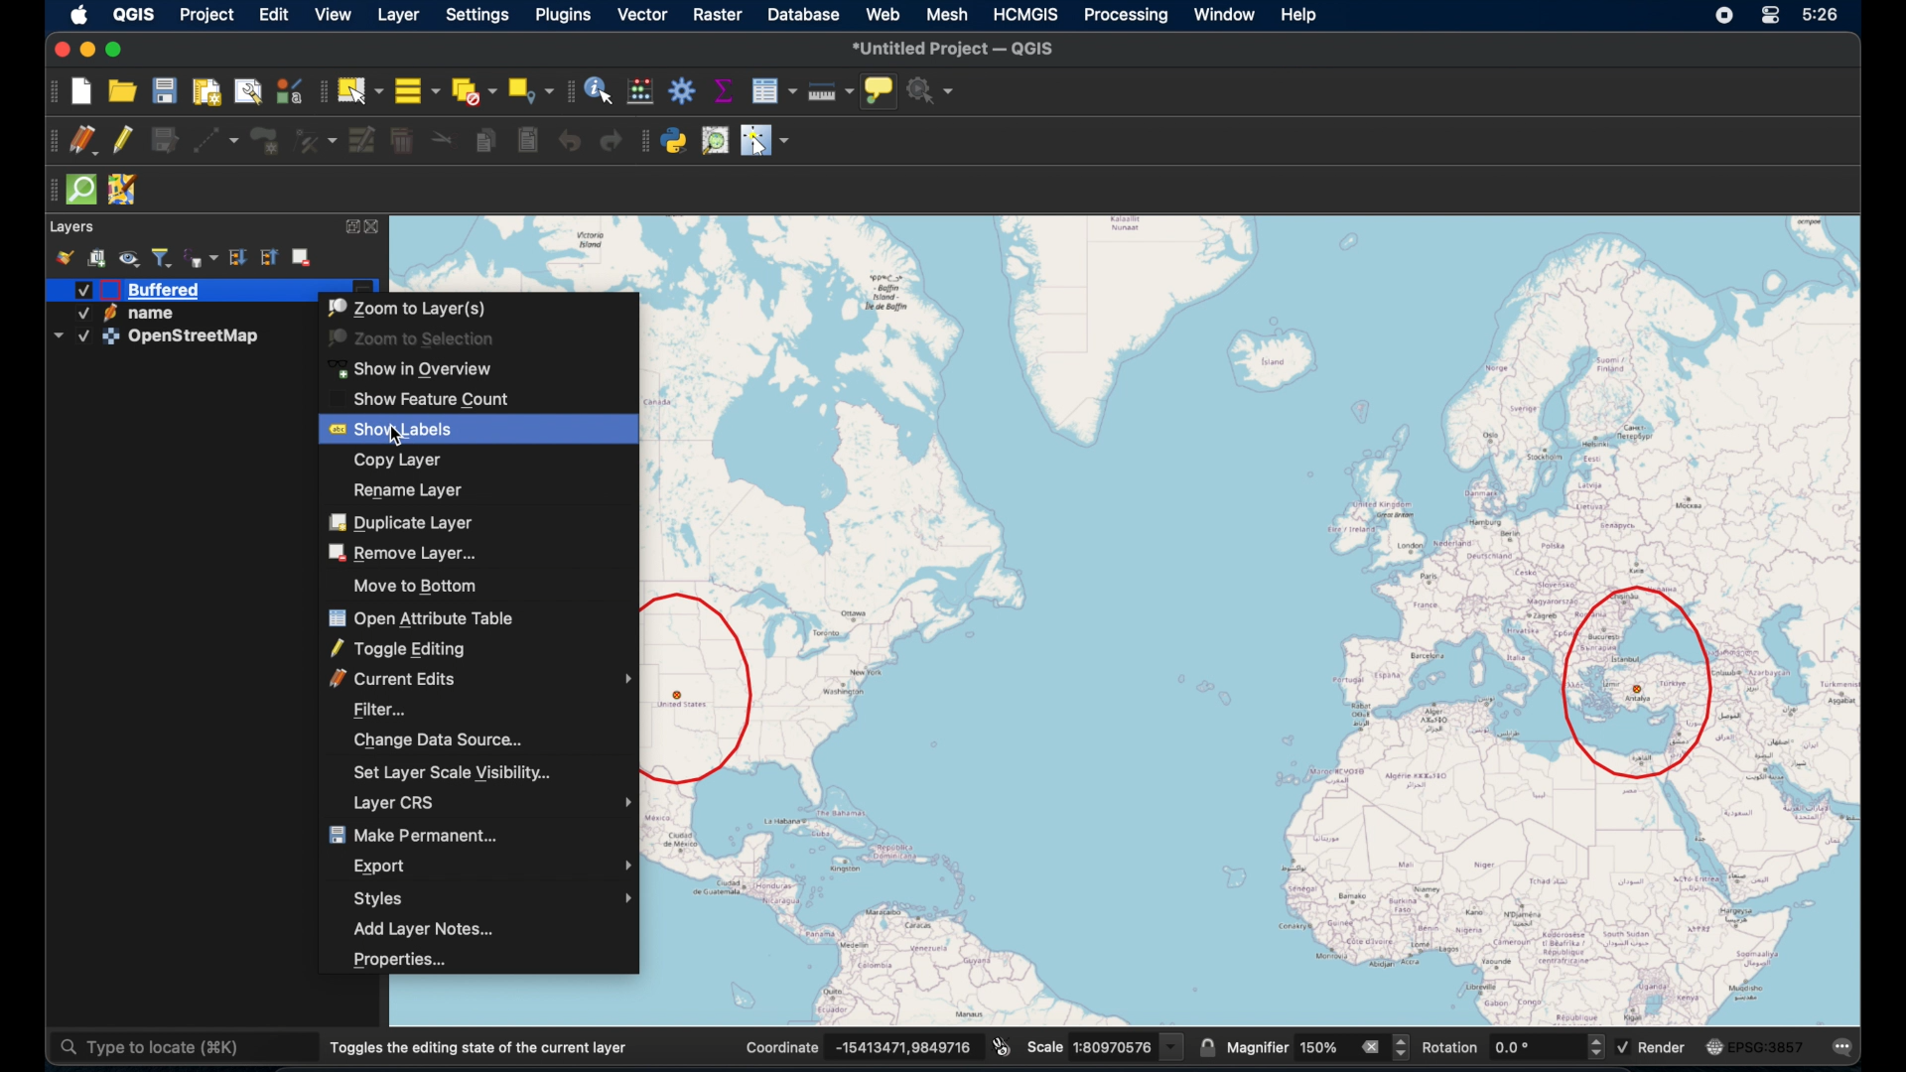  Describe the element at coordinates (531, 87) in the screenshot. I see `select by location` at that location.